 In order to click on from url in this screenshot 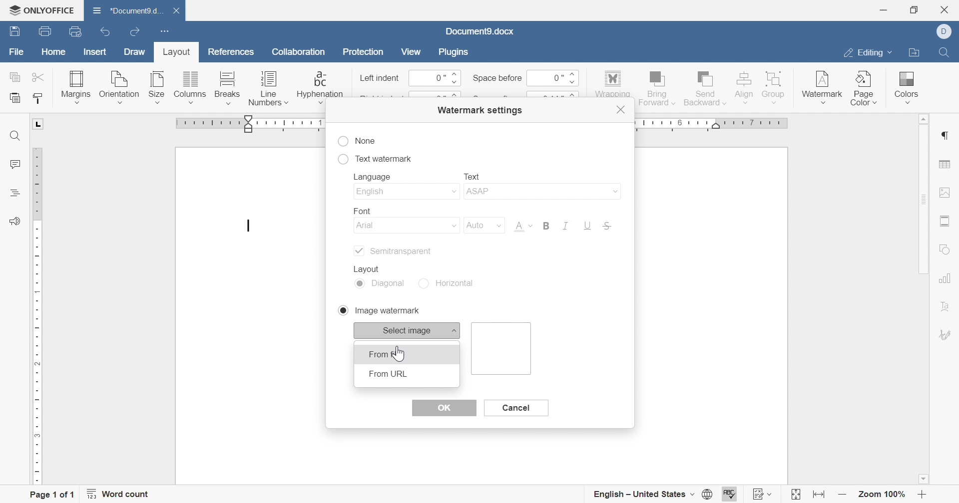, I will do `click(388, 374)`.